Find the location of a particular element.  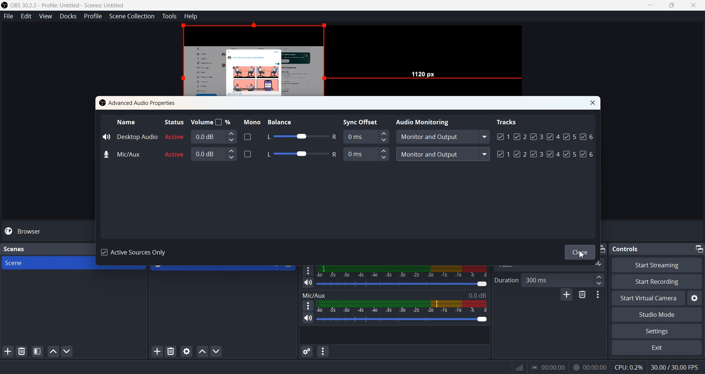

Edit is located at coordinates (26, 16).